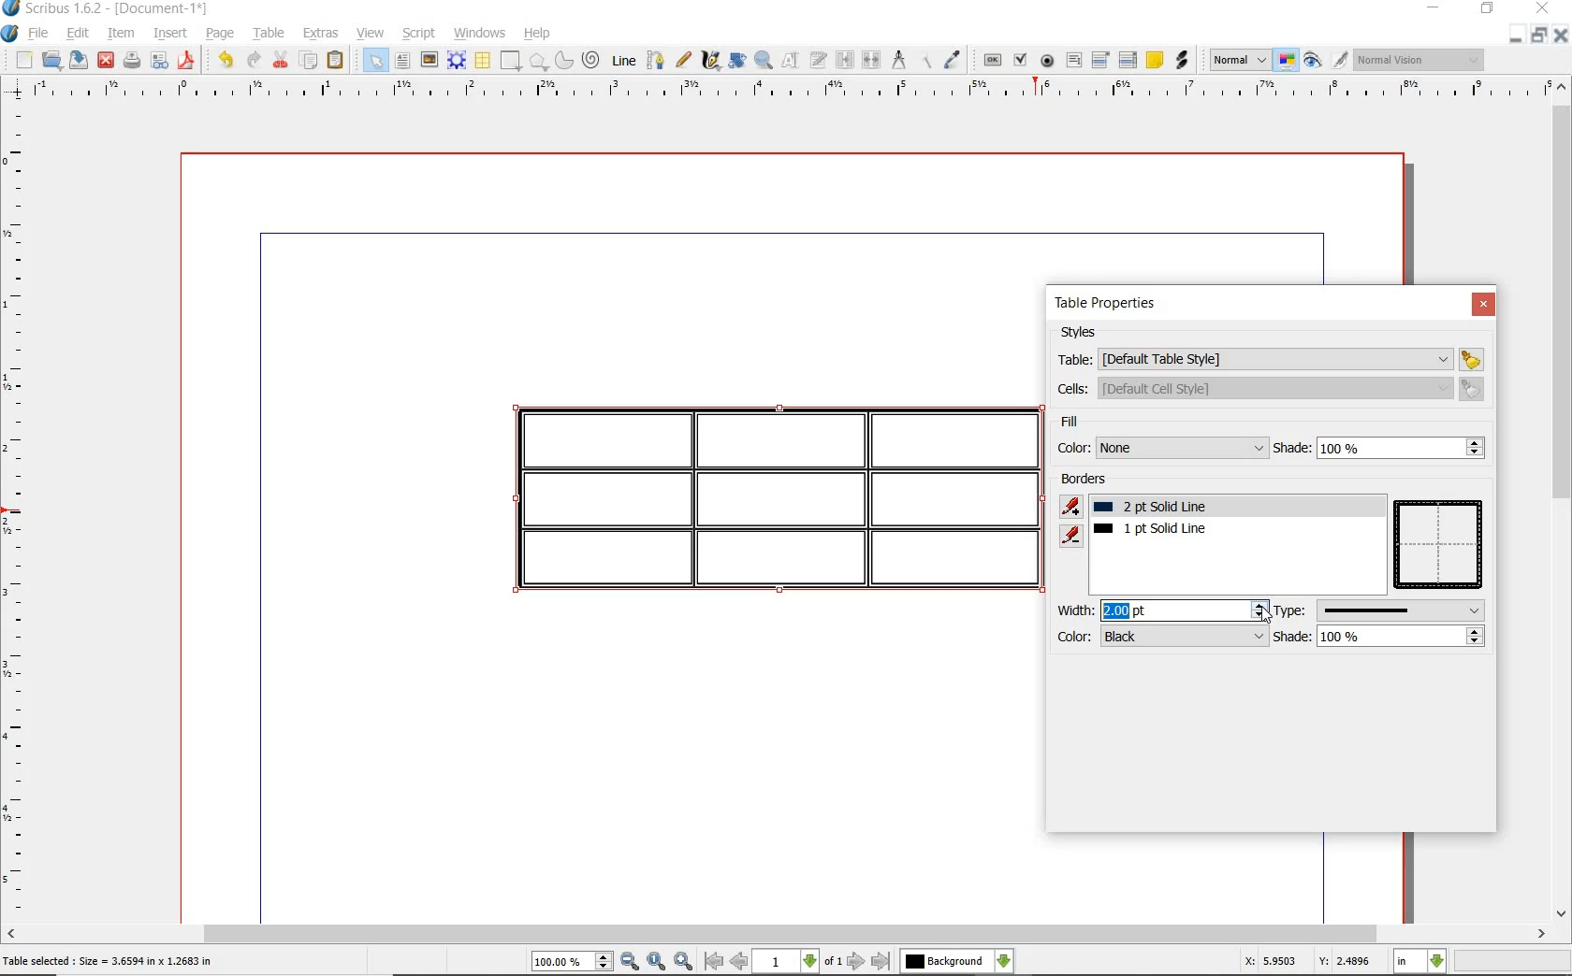  I want to click on shape, so click(509, 62).